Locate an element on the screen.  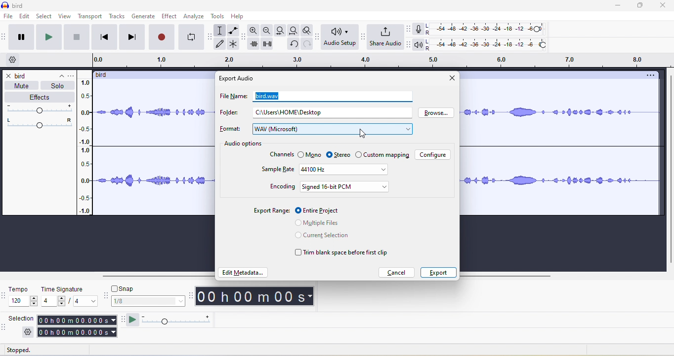
skip to end is located at coordinates (132, 37).